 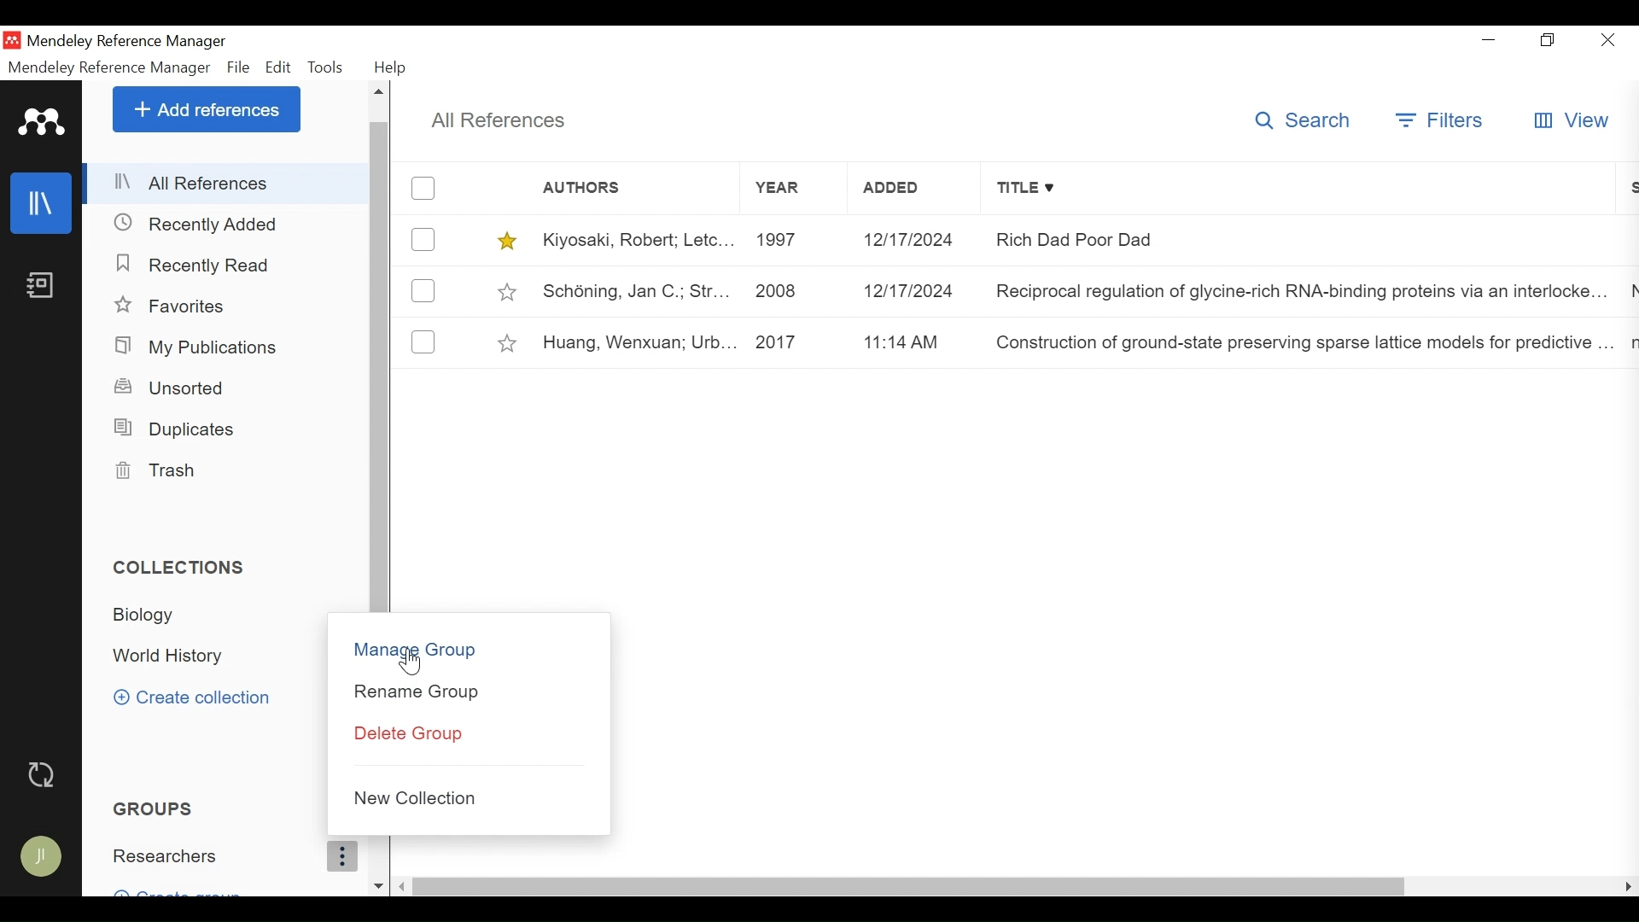 What do you see at coordinates (239, 67) in the screenshot?
I see `File` at bounding box center [239, 67].